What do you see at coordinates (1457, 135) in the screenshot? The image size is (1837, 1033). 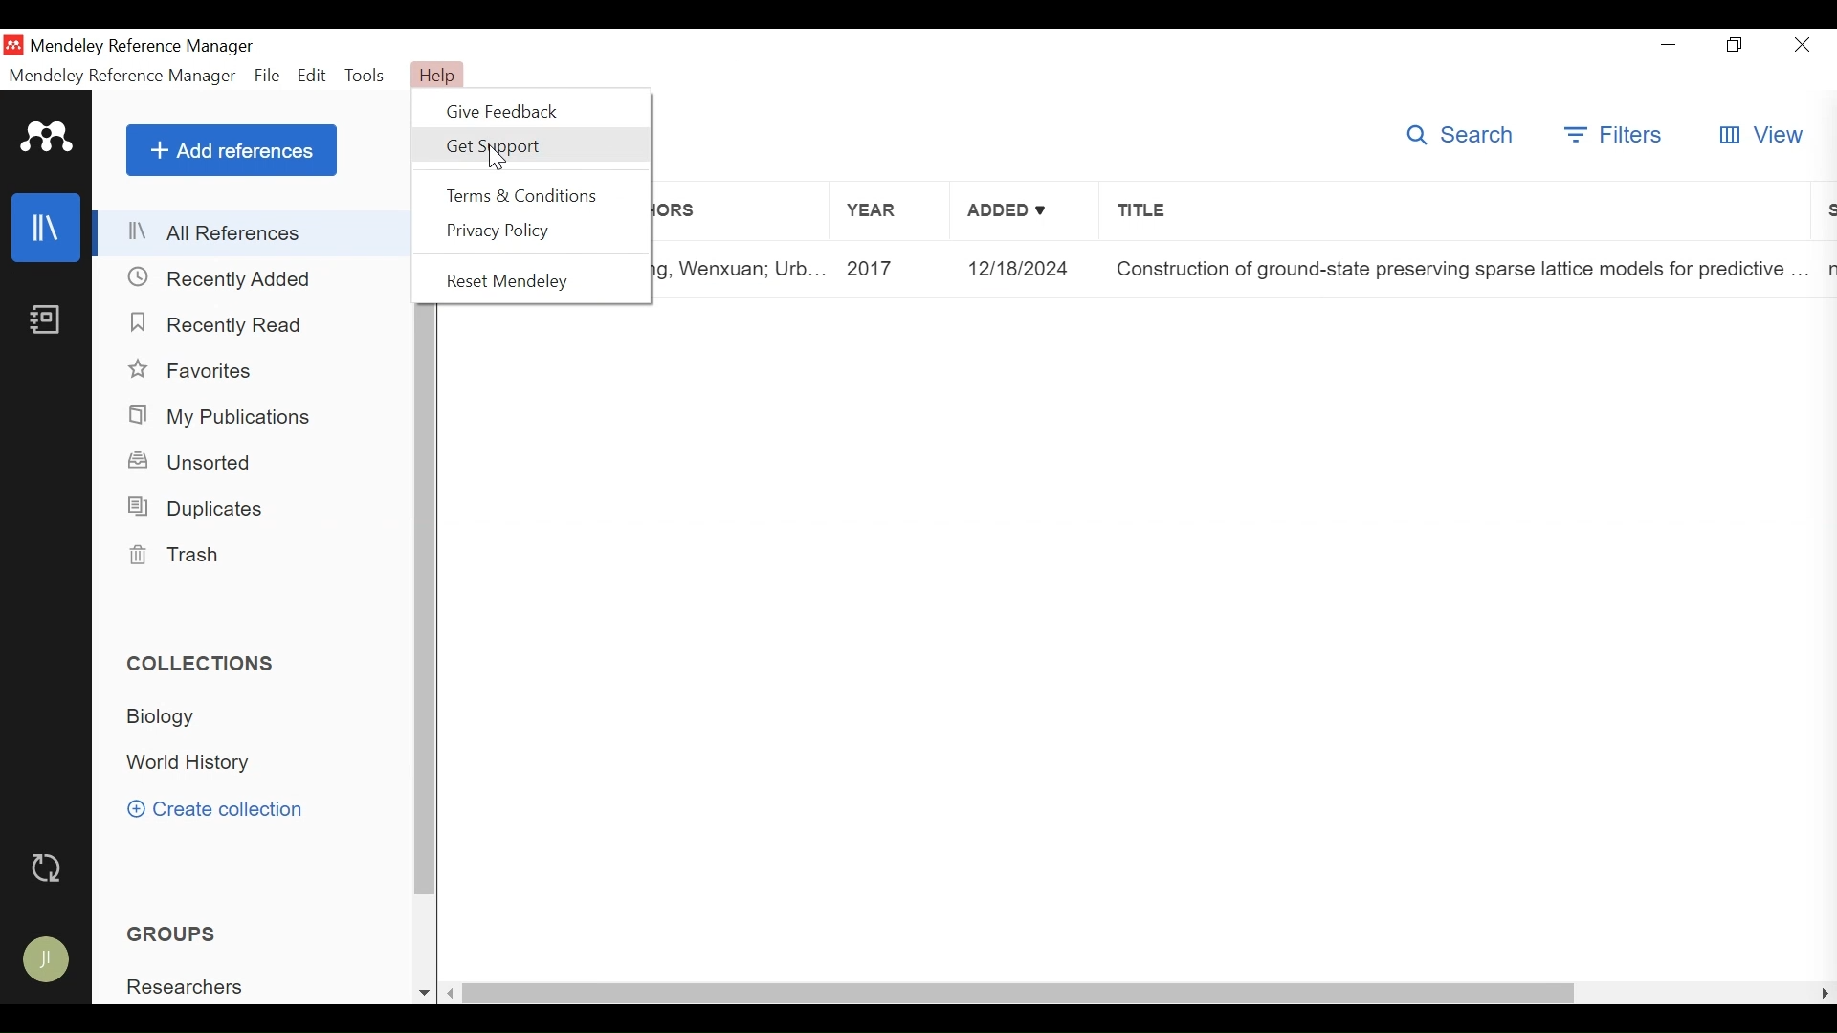 I see `Search` at bounding box center [1457, 135].